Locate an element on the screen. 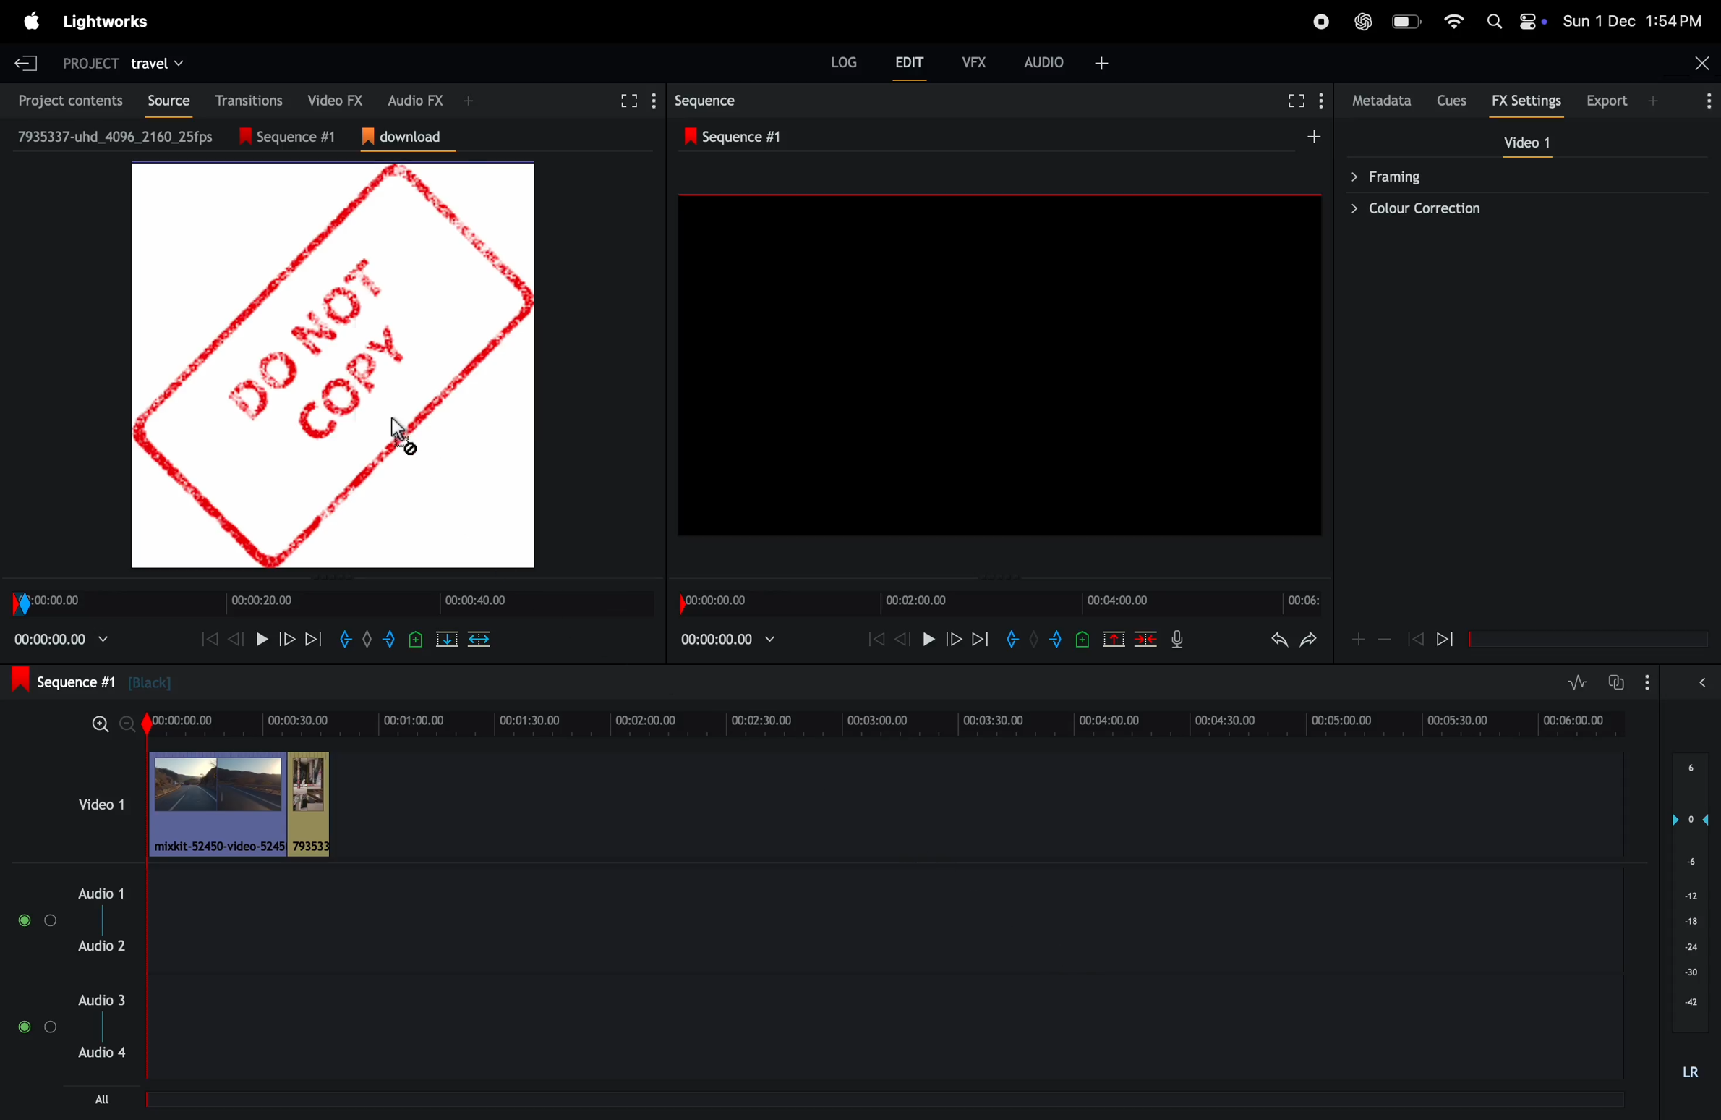  playback time is located at coordinates (727, 639).